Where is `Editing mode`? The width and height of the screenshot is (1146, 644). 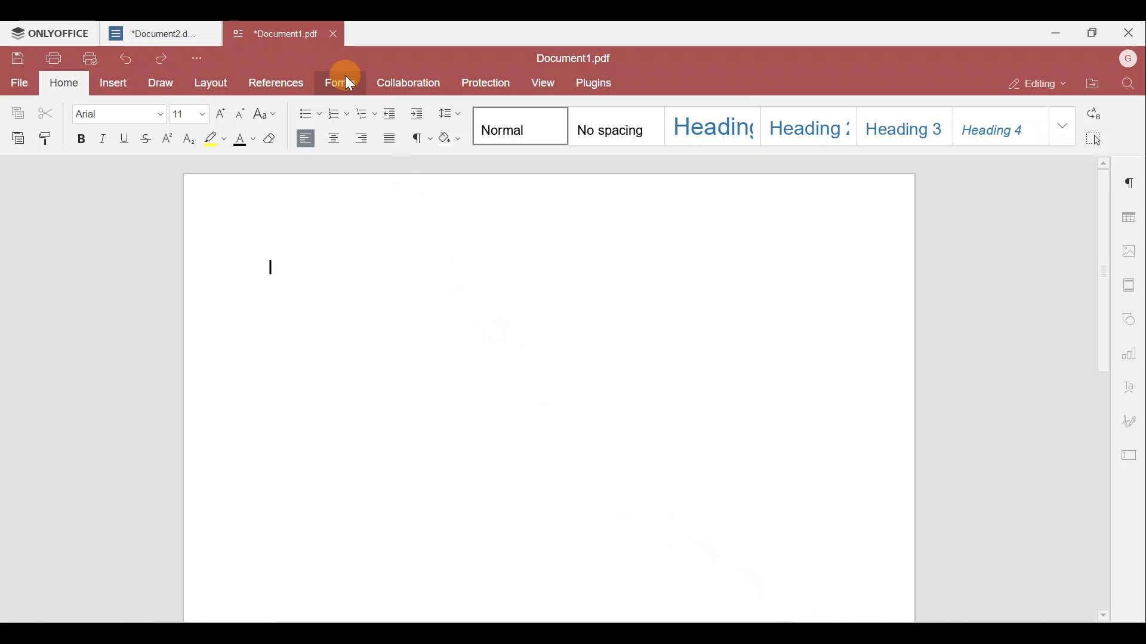 Editing mode is located at coordinates (1031, 82).